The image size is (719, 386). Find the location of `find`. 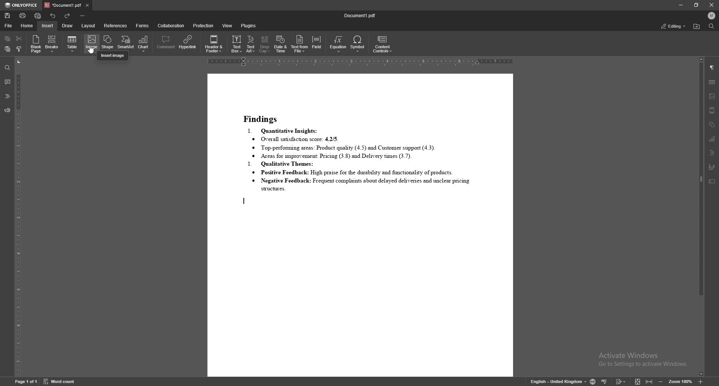

find is located at coordinates (712, 26).